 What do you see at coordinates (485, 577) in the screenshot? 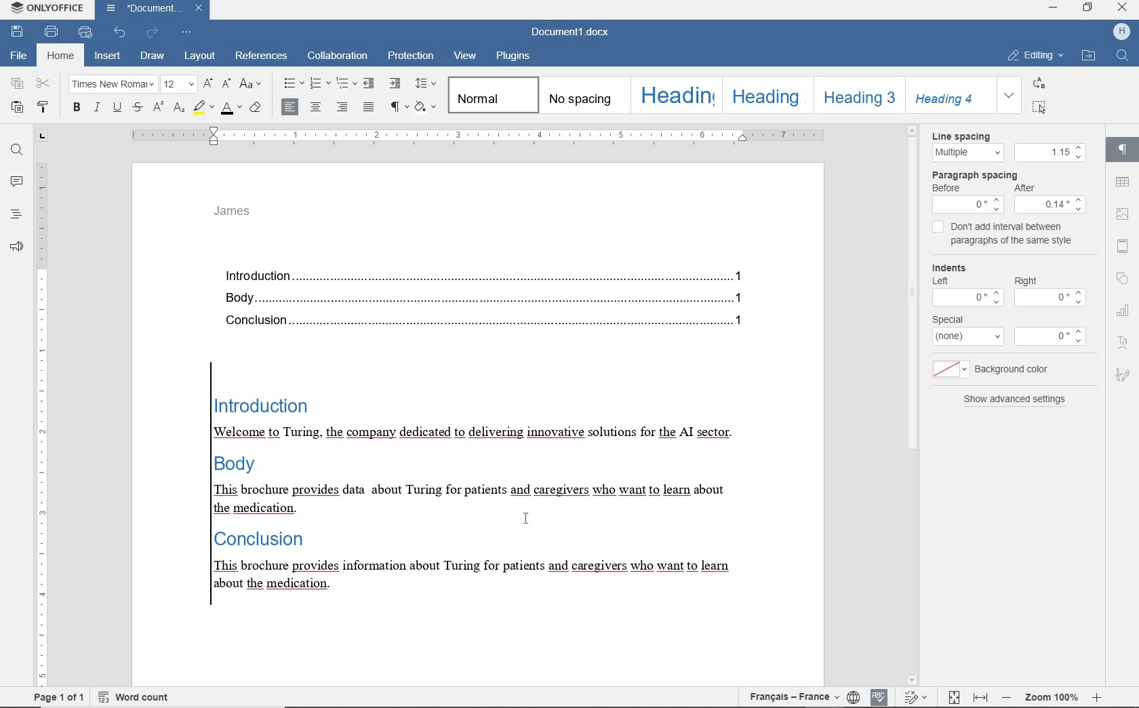
I see `This brochure provides information about Turing for patients and caregivers who want to learn
about the medication.` at bounding box center [485, 577].